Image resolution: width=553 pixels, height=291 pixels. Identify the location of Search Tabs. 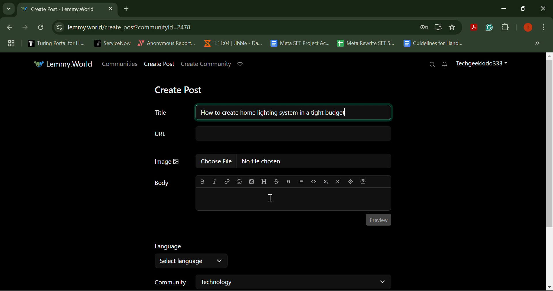
(7, 8).